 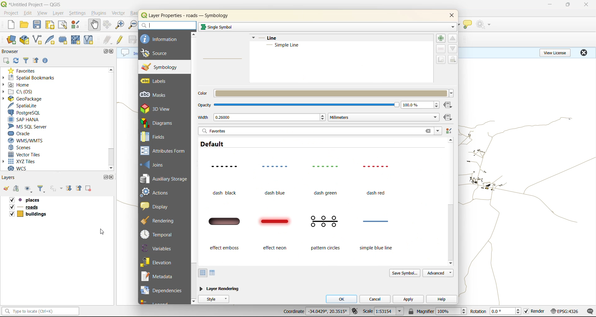 I want to click on expand all, so click(x=69, y=188).